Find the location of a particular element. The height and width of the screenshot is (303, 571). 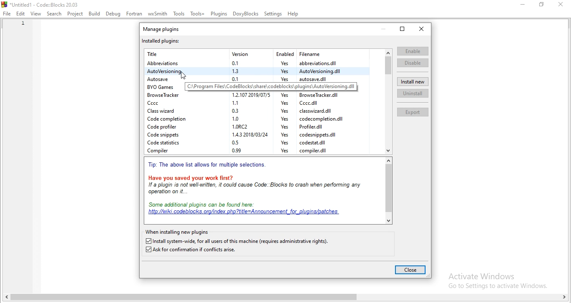

scroll bar is located at coordinates (387, 190).